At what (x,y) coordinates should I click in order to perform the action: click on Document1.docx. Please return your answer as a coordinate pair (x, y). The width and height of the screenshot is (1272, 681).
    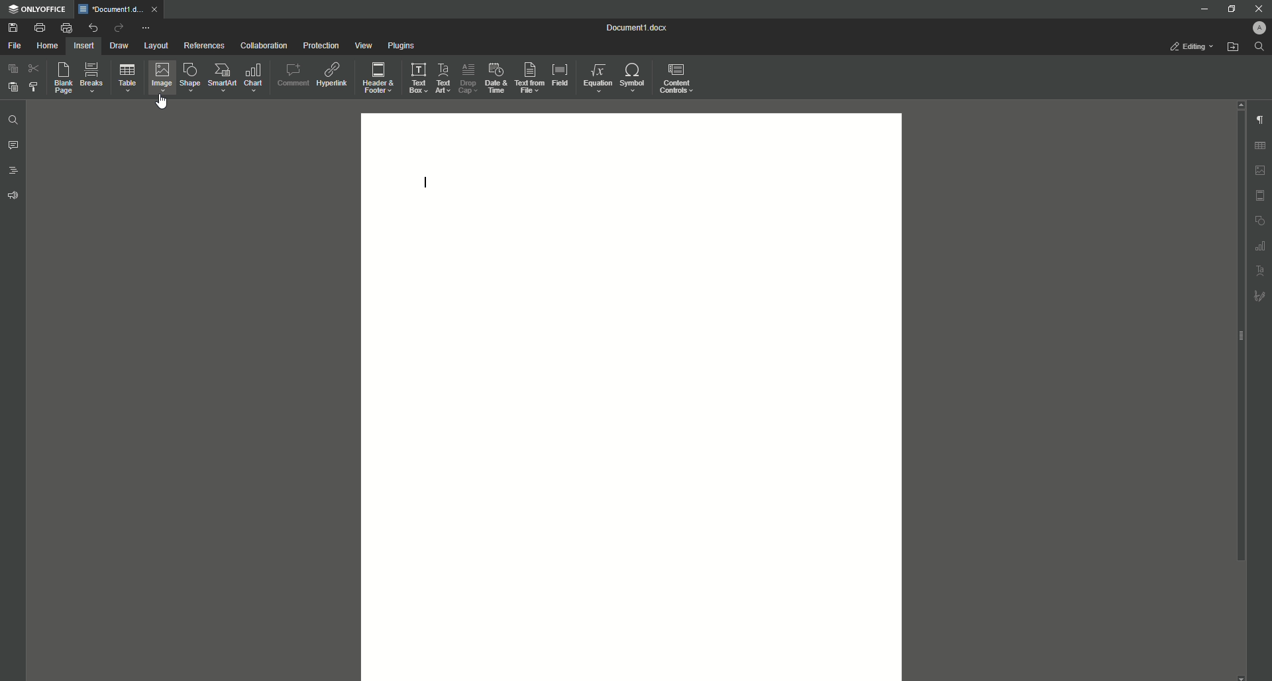
    Looking at the image, I should click on (111, 10).